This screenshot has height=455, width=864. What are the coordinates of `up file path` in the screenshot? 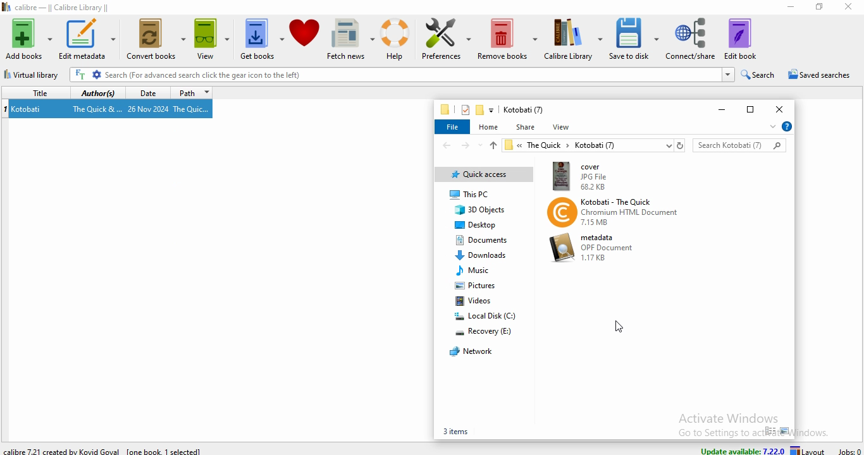 It's located at (492, 145).